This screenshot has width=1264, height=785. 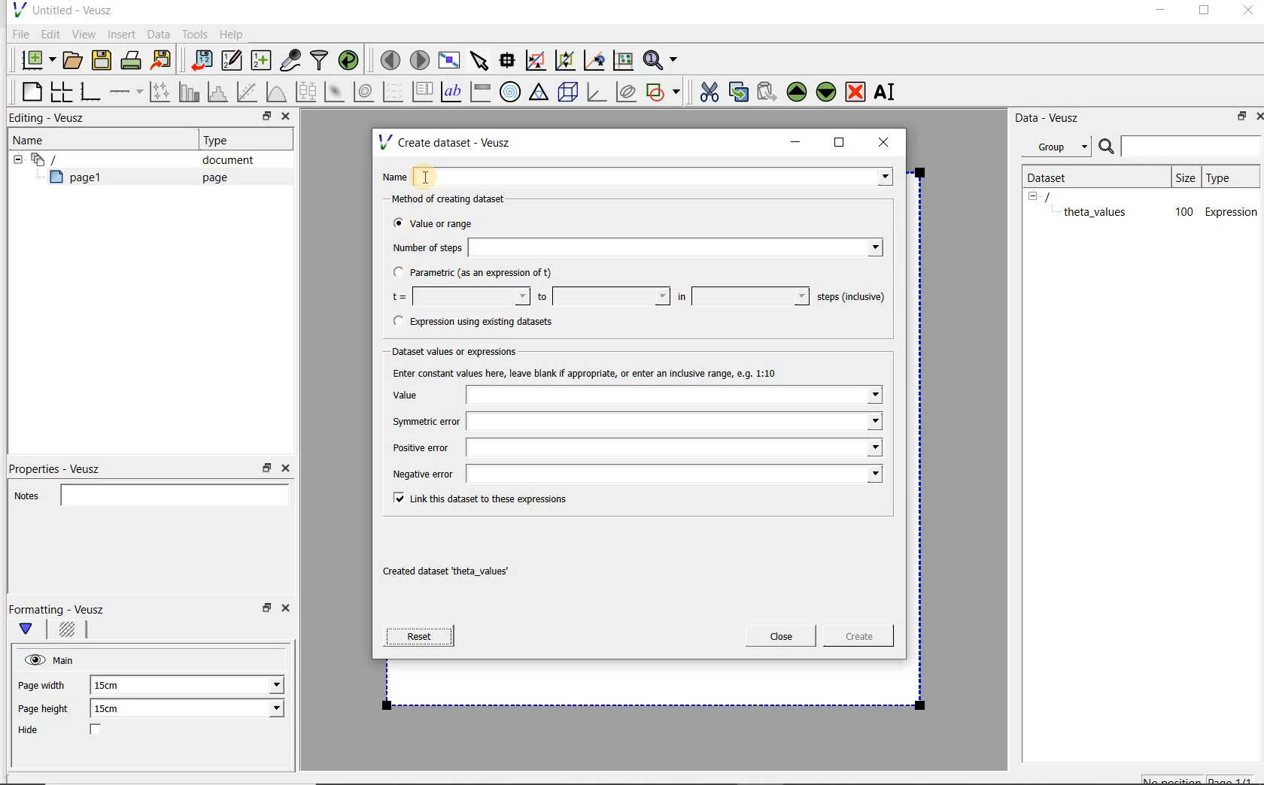 What do you see at coordinates (114, 686) in the screenshot?
I see `15cm` at bounding box center [114, 686].